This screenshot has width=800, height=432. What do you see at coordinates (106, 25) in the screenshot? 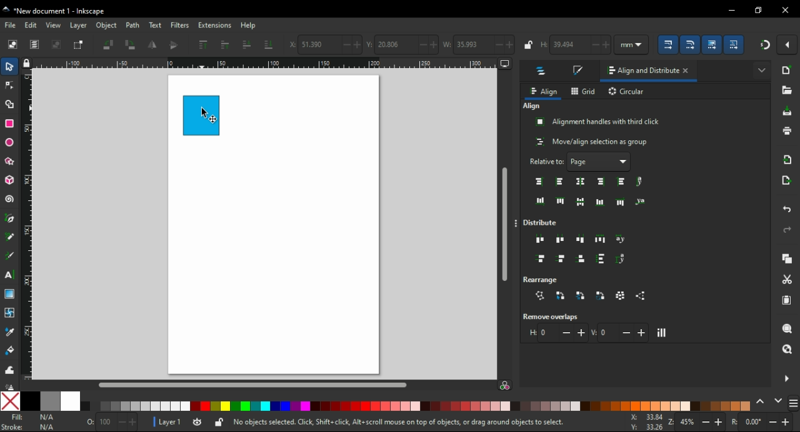
I see `object` at bounding box center [106, 25].